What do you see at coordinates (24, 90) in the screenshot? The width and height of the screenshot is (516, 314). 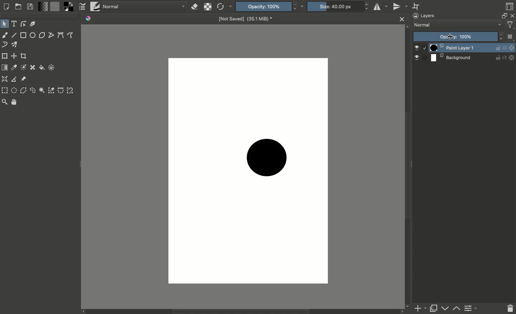 I see `Polygonal selection tool` at bounding box center [24, 90].